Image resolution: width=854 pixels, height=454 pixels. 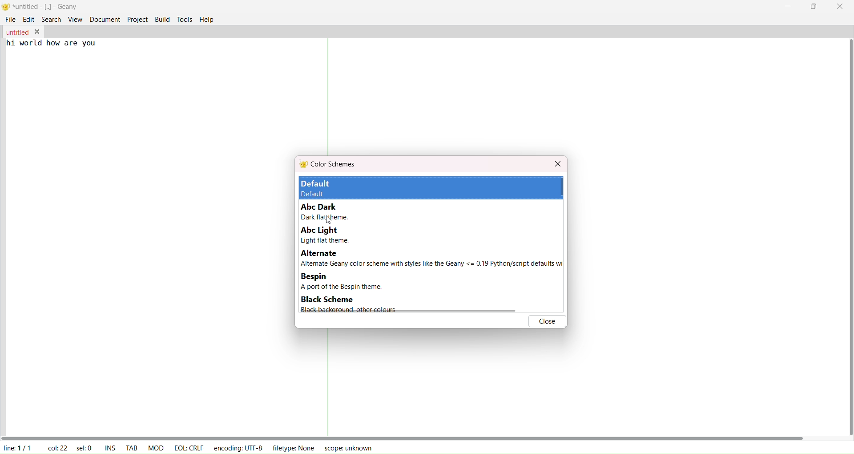 I want to click on tools, so click(x=184, y=20).